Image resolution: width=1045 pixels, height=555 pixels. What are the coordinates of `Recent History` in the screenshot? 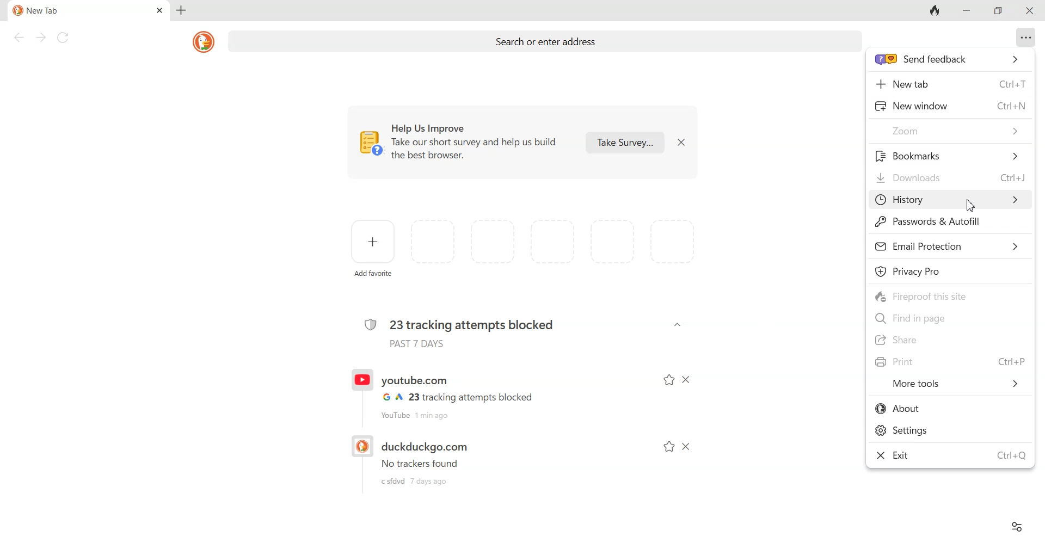 It's located at (456, 394).